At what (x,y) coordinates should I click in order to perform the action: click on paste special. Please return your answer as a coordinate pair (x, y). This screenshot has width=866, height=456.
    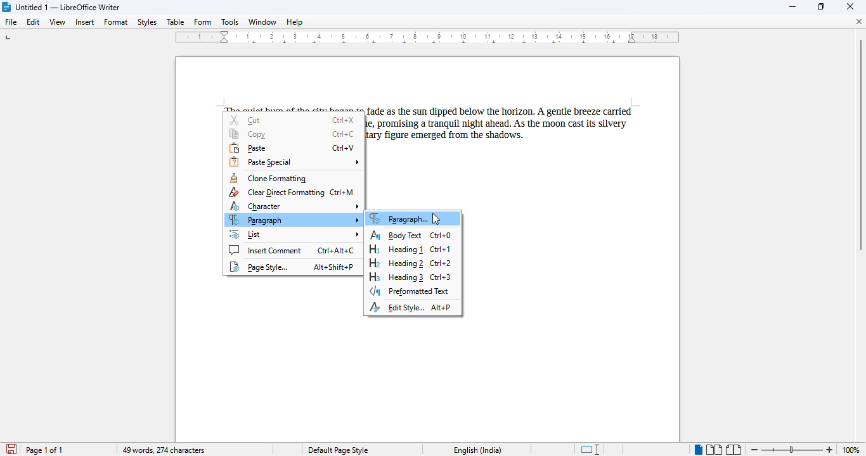
    Looking at the image, I should click on (294, 161).